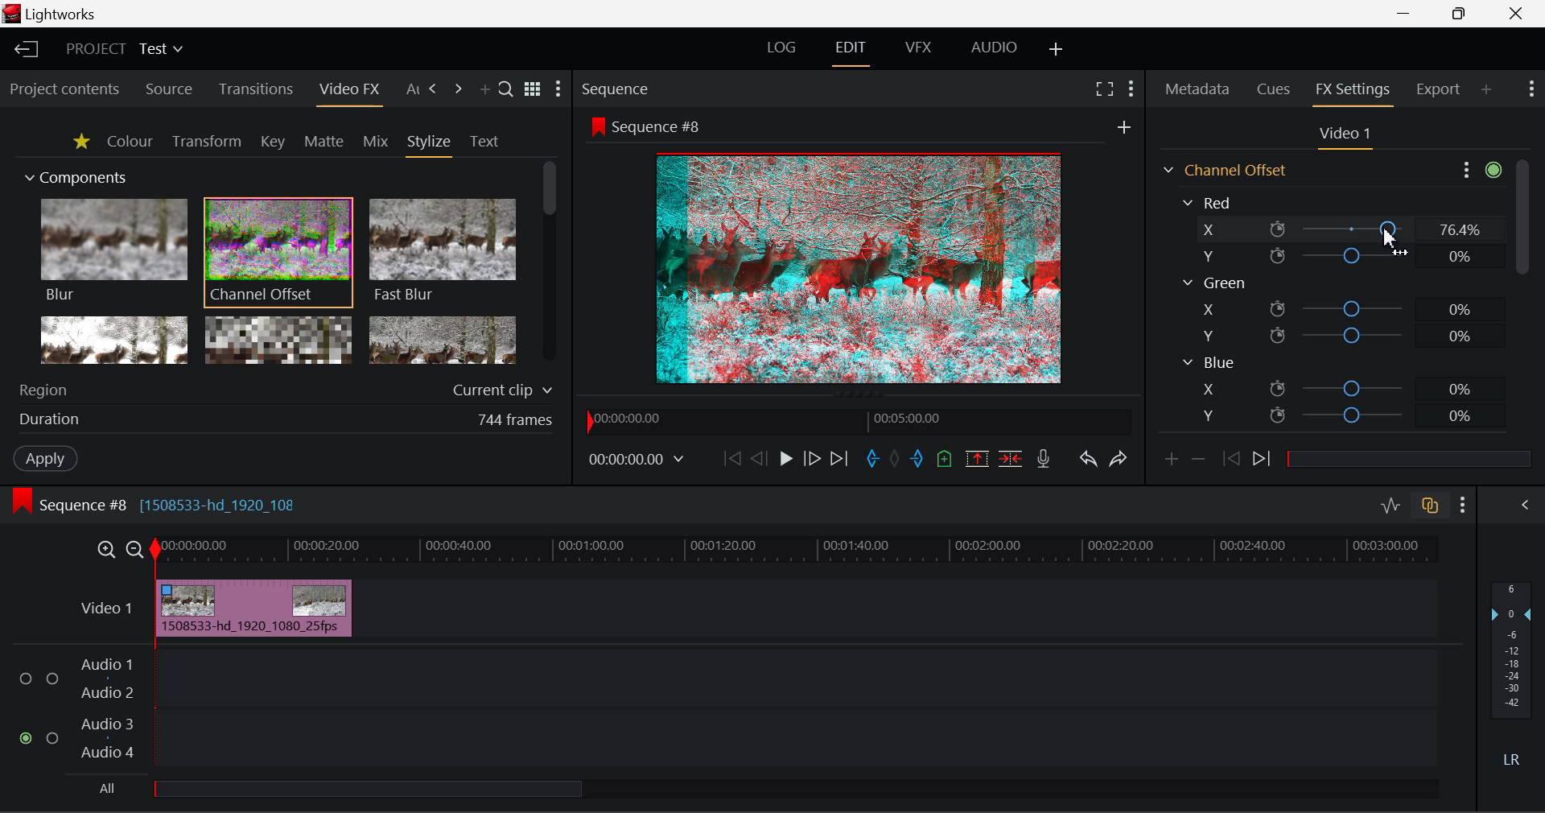 This screenshot has width=1545, height=813. What do you see at coordinates (1392, 506) in the screenshot?
I see `Toggle Audio Levels Editing` at bounding box center [1392, 506].